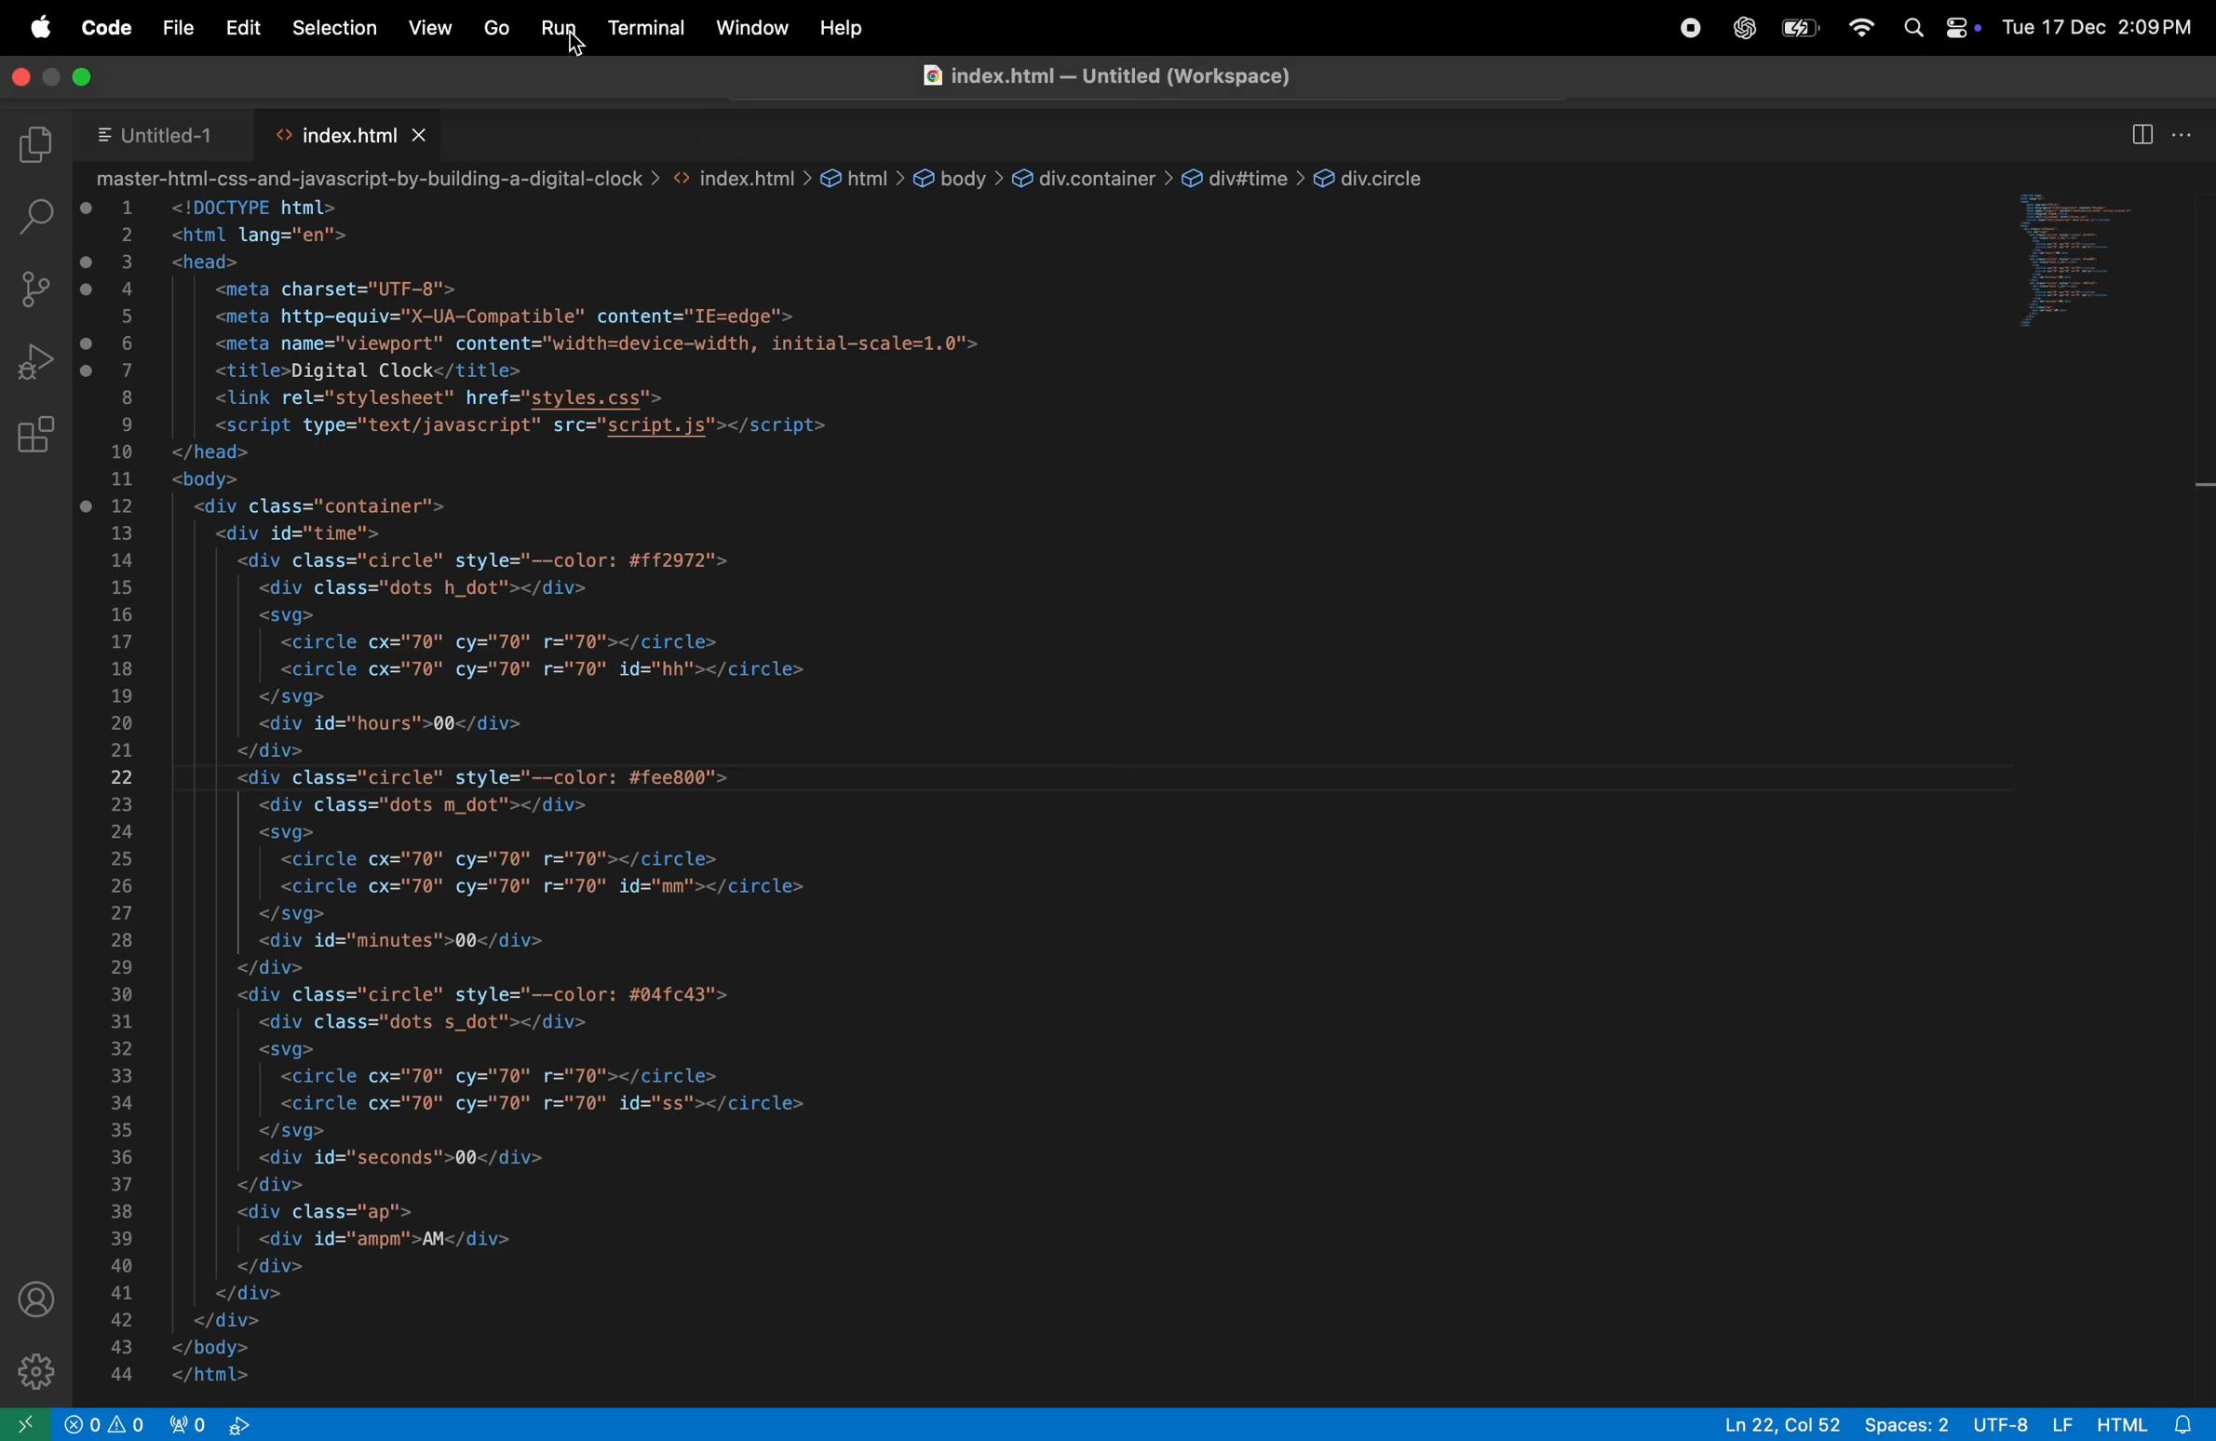 The width and height of the screenshot is (2216, 1441). Describe the element at coordinates (2185, 130) in the screenshot. I see `option` at that location.